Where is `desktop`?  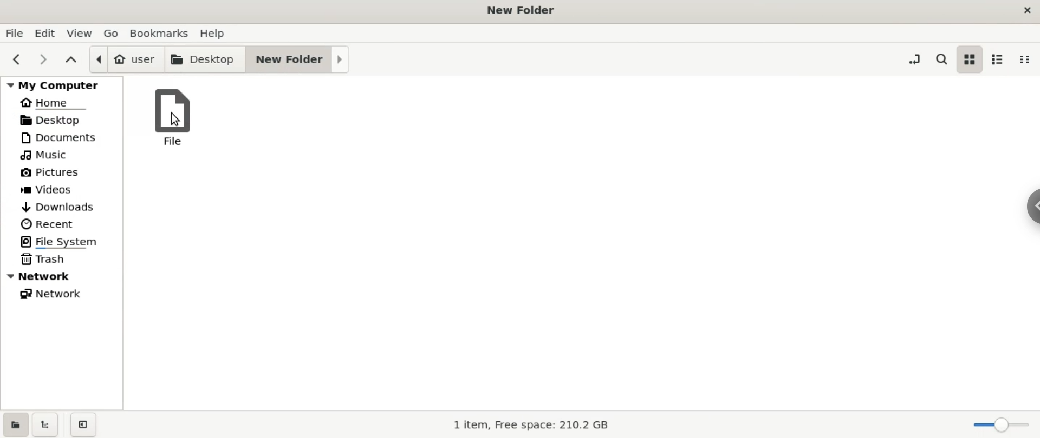 desktop is located at coordinates (61, 121).